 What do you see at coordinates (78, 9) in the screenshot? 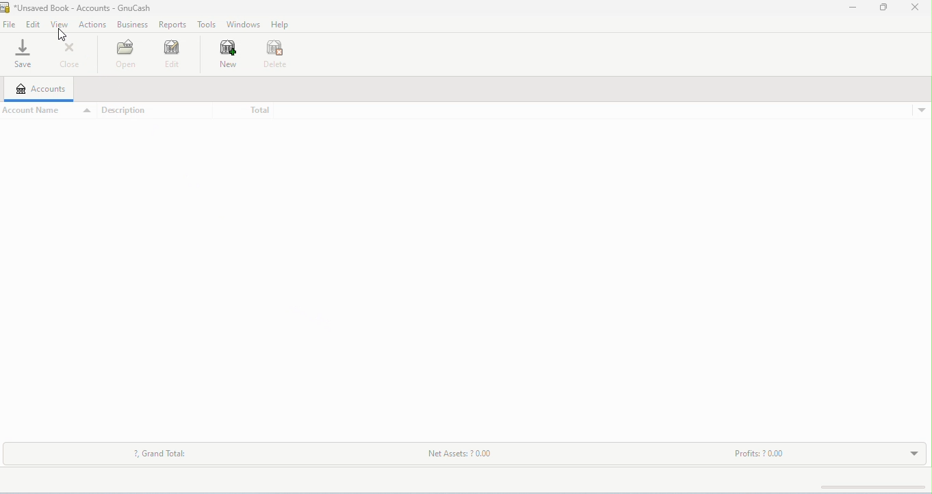
I see `title` at bounding box center [78, 9].